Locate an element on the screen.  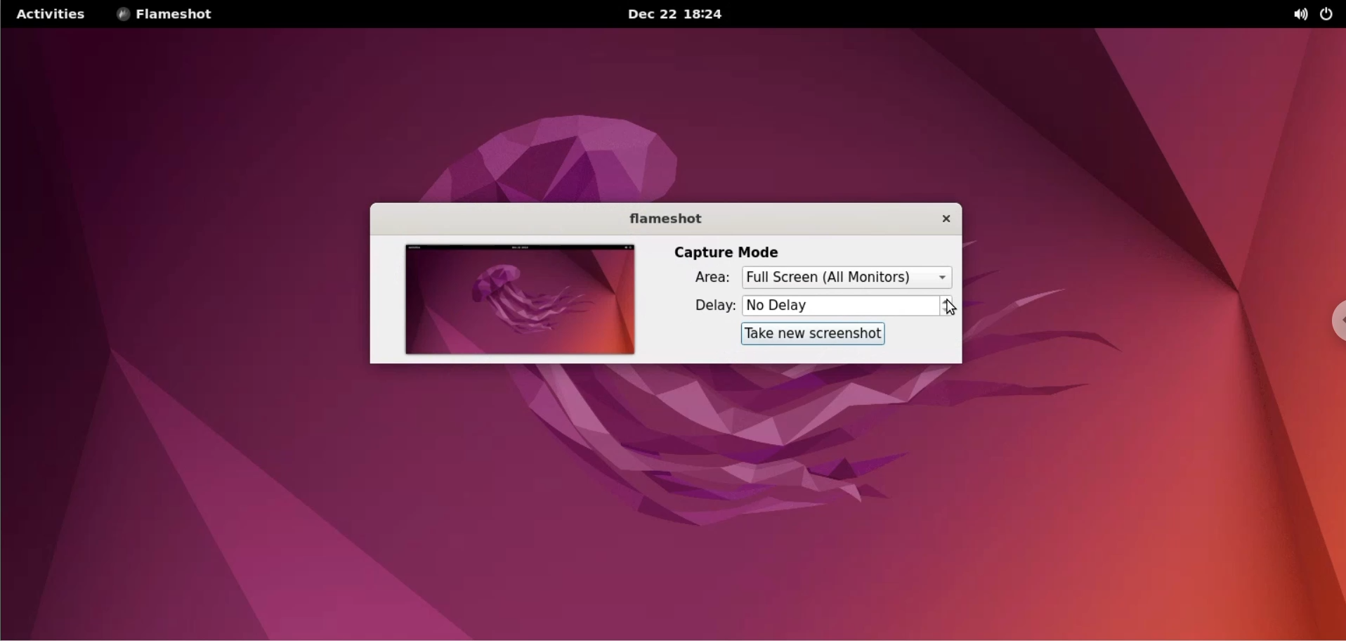
capture mode is located at coordinates (732, 250).